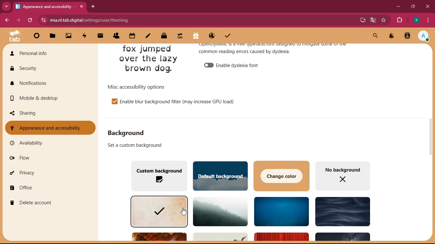  What do you see at coordinates (30, 20) in the screenshot?
I see `refresh` at bounding box center [30, 20].